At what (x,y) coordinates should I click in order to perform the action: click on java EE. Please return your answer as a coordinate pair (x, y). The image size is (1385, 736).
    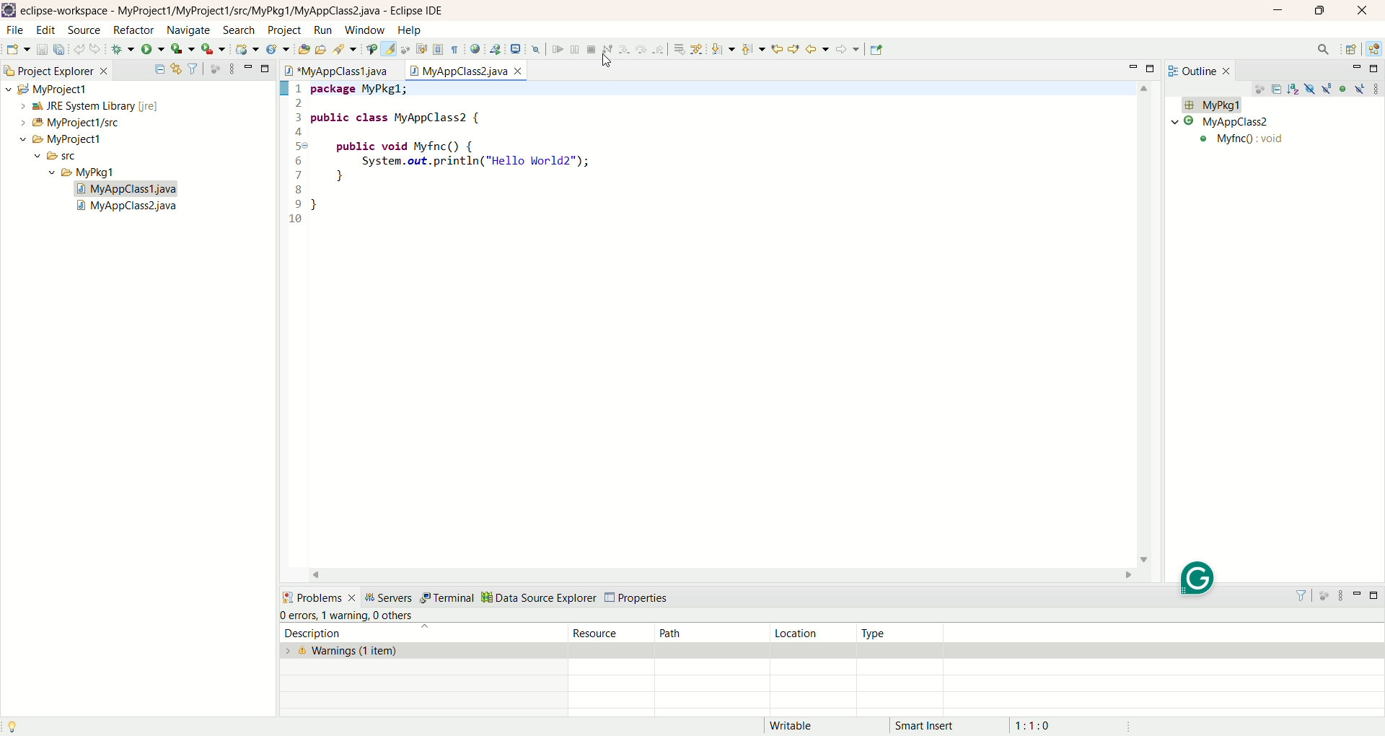
    Looking at the image, I should click on (1376, 48).